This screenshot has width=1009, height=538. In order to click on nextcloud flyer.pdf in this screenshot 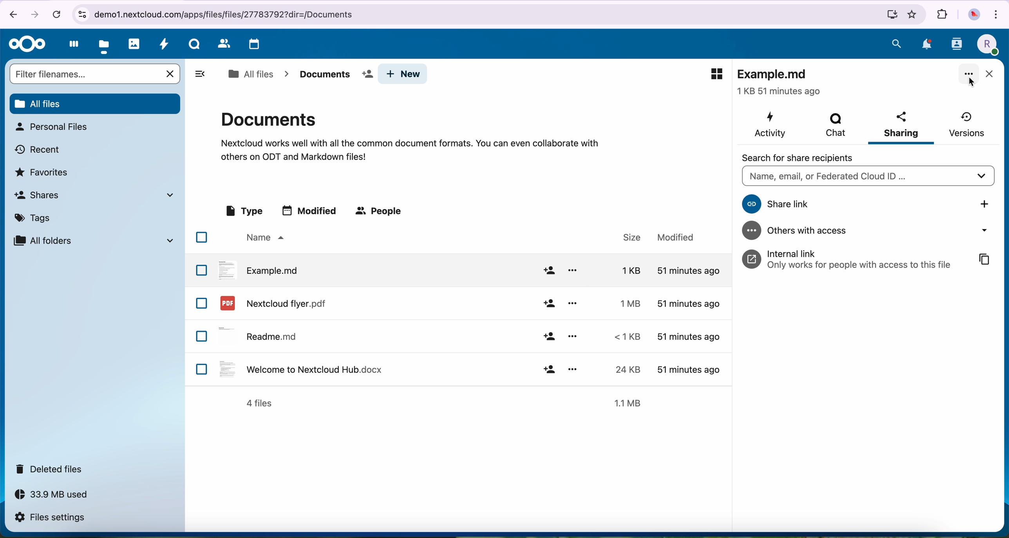, I will do `click(272, 303)`.